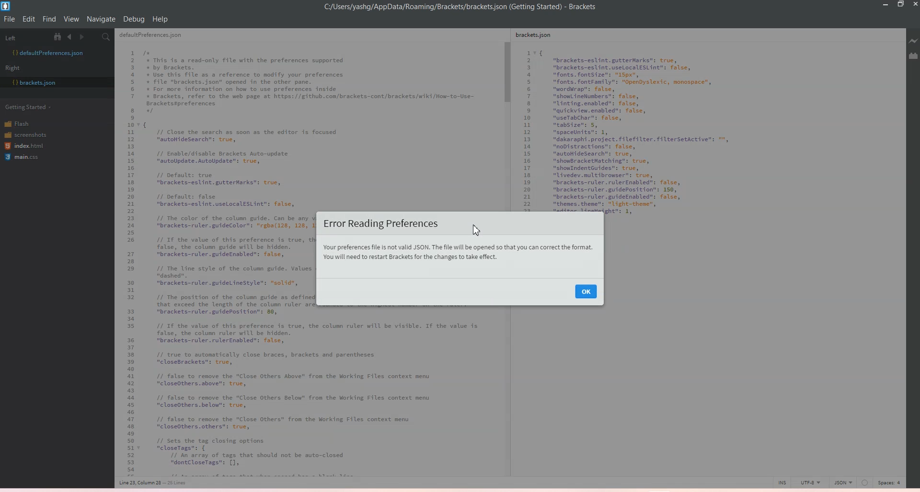 This screenshot has width=920, height=492. Describe the element at coordinates (864, 483) in the screenshot. I see `No linter available` at that location.